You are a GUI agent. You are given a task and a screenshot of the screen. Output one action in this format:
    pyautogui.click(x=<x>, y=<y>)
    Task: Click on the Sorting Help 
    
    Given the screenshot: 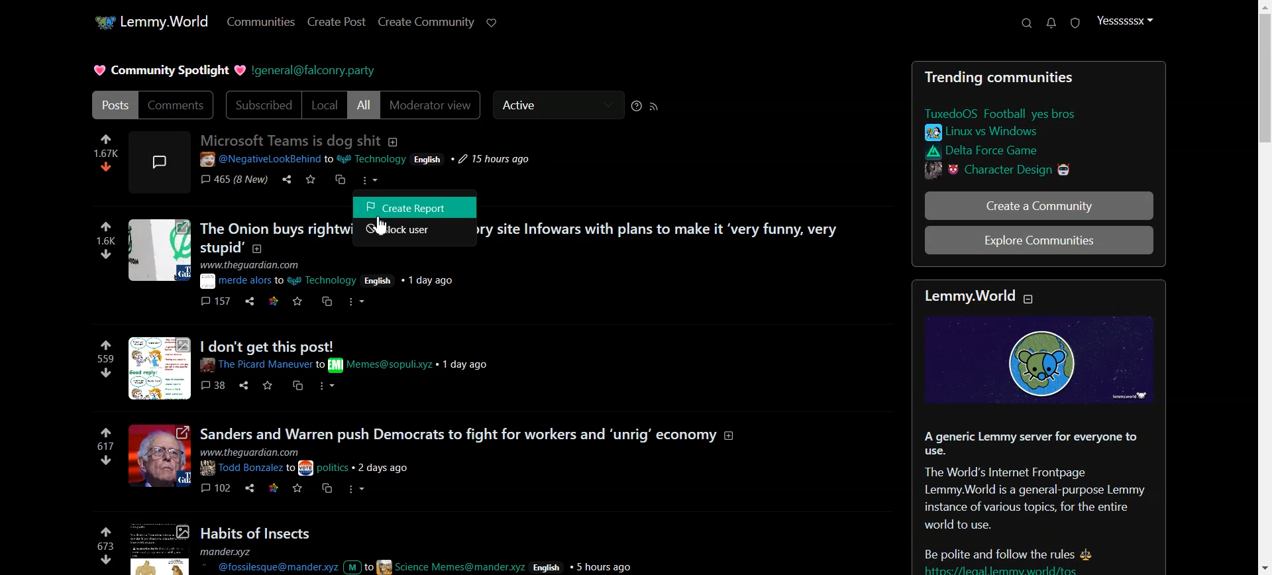 What is the action you would take?
    pyautogui.click(x=636, y=105)
    